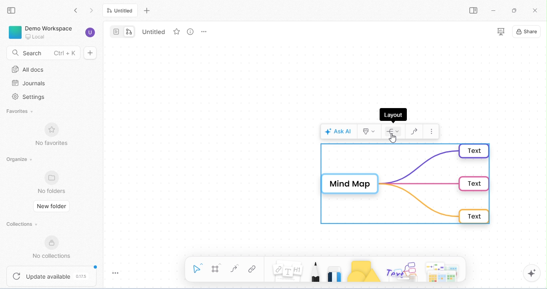 The image size is (547, 289). Describe the element at coordinates (475, 11) in the screenshot. I see `open sidebar` at that location.